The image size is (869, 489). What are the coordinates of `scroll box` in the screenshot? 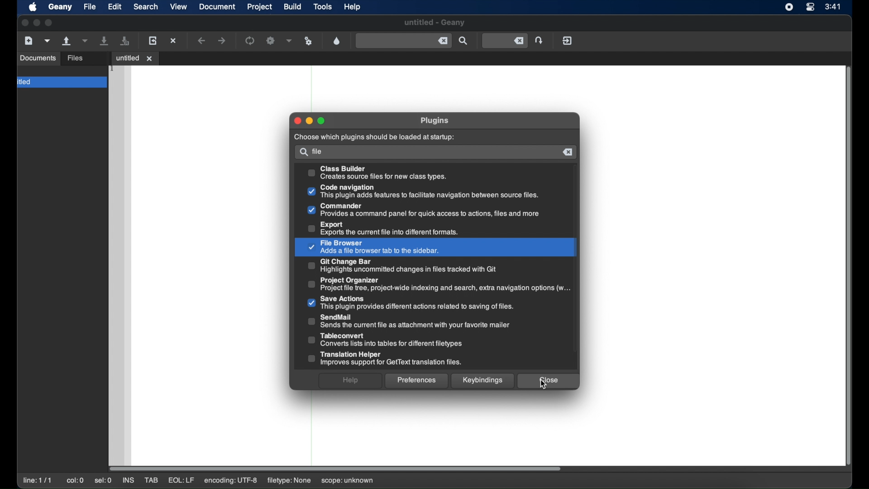 It's located at (337, 467).